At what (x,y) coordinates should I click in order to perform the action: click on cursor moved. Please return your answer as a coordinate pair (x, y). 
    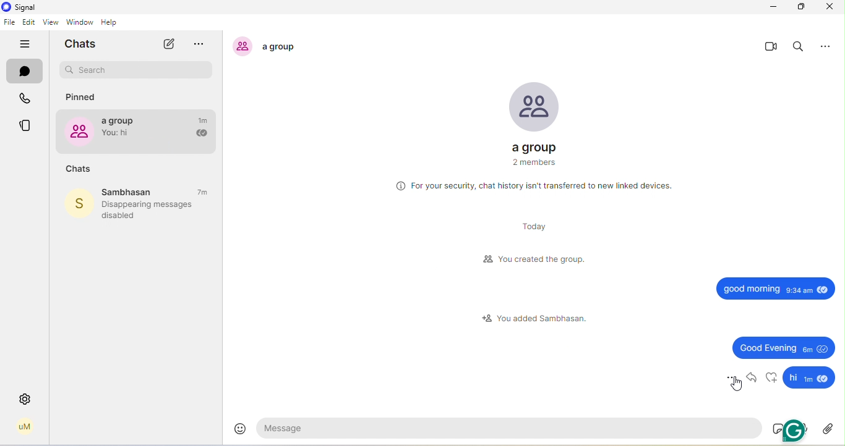
    Looking at the image, I should click on (737, 384).